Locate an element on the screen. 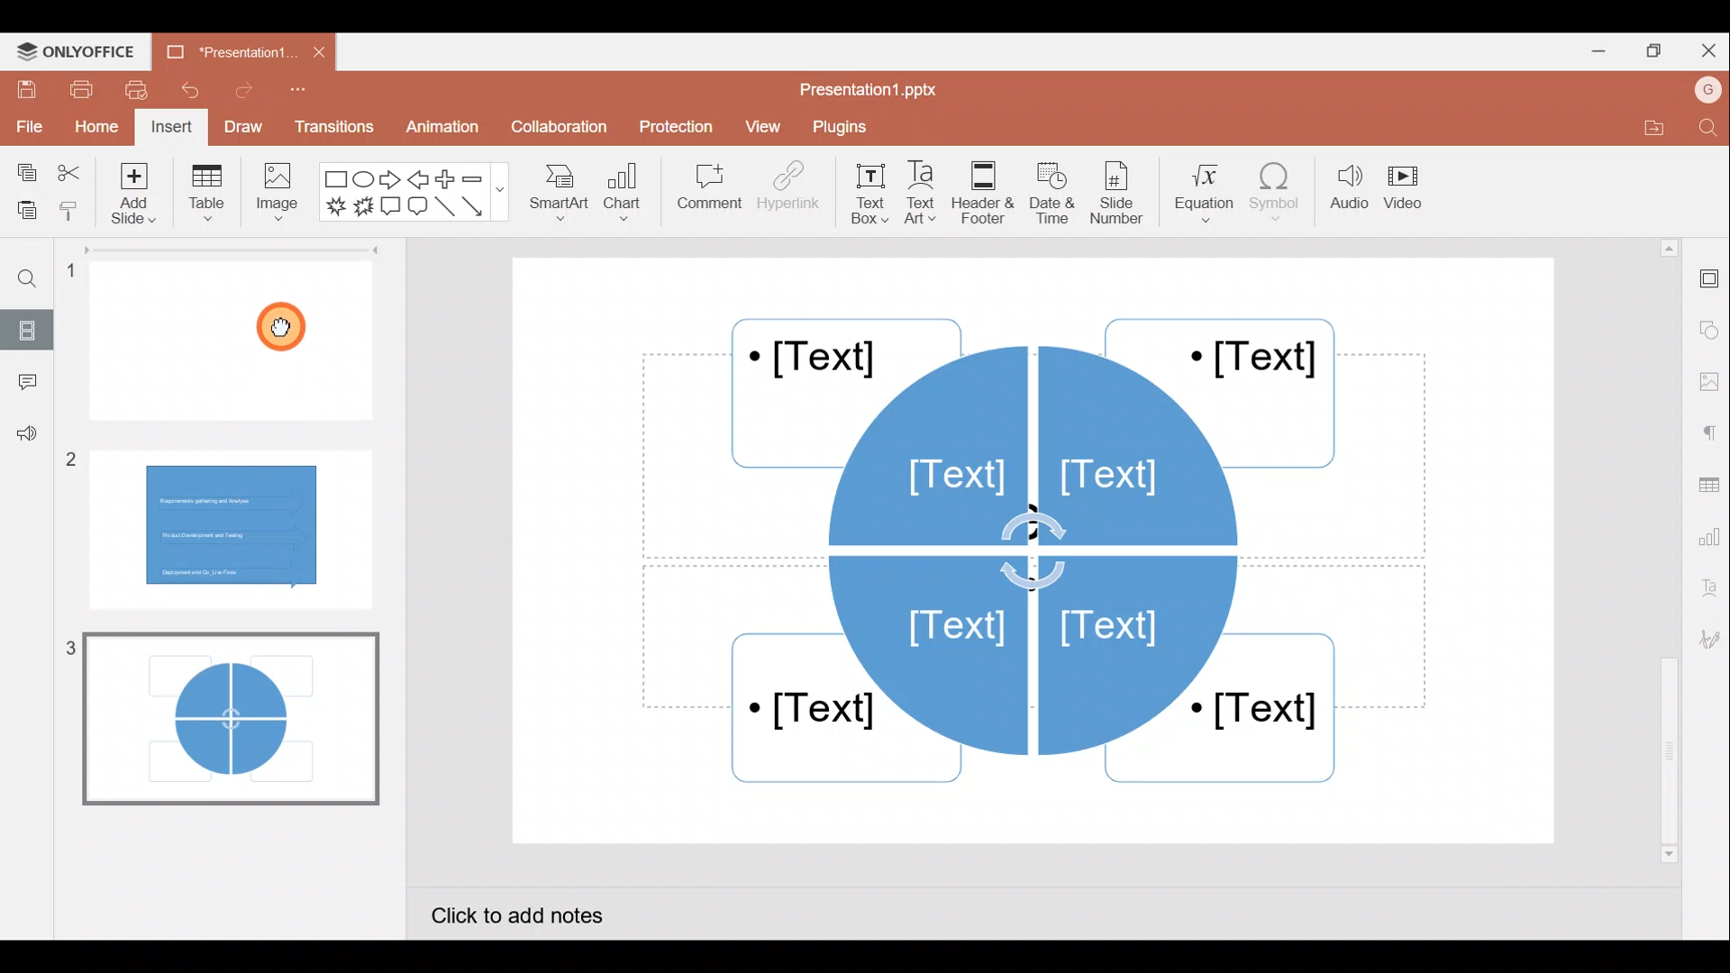 The height and width of the screenshot is (973, 1730). Draw is located at coordinates (241, 124).